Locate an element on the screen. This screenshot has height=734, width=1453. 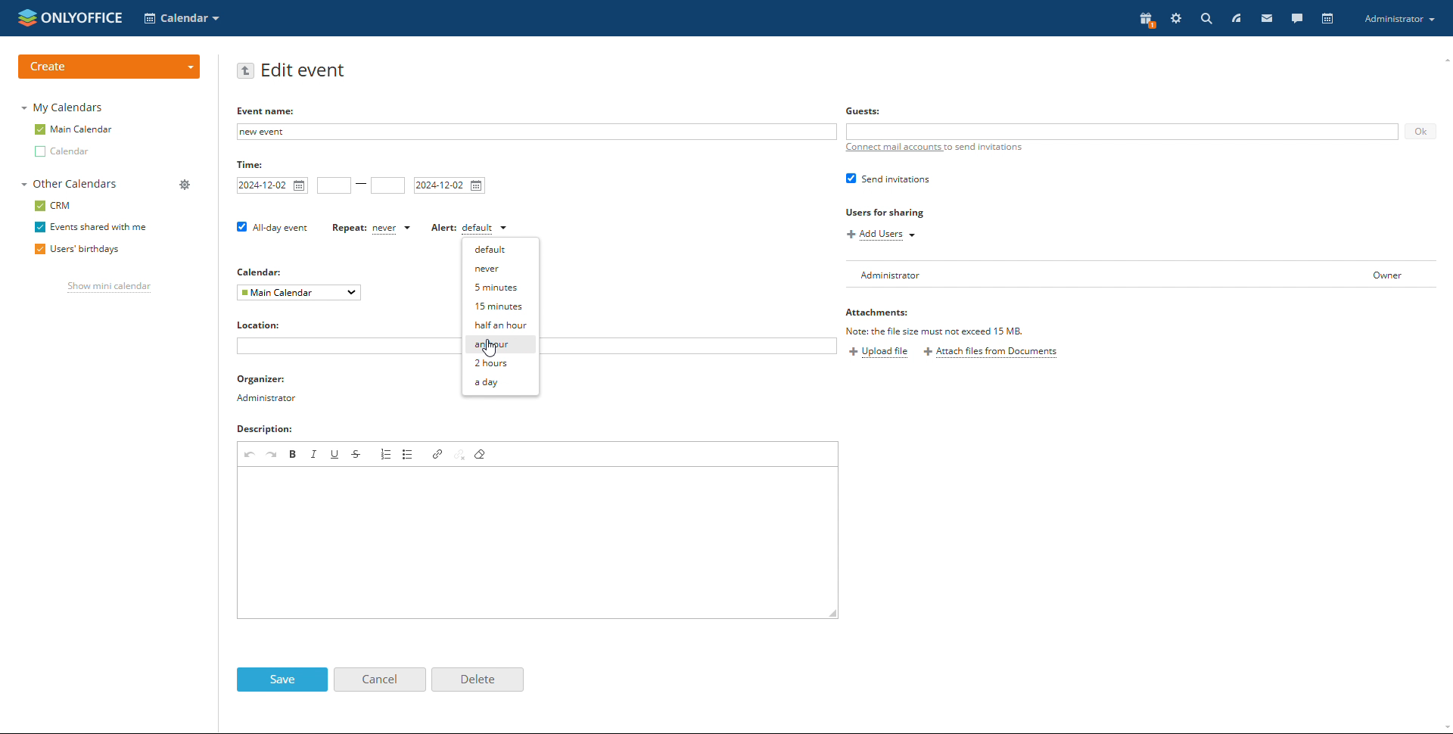
italic is located at coordinates (313, 454).